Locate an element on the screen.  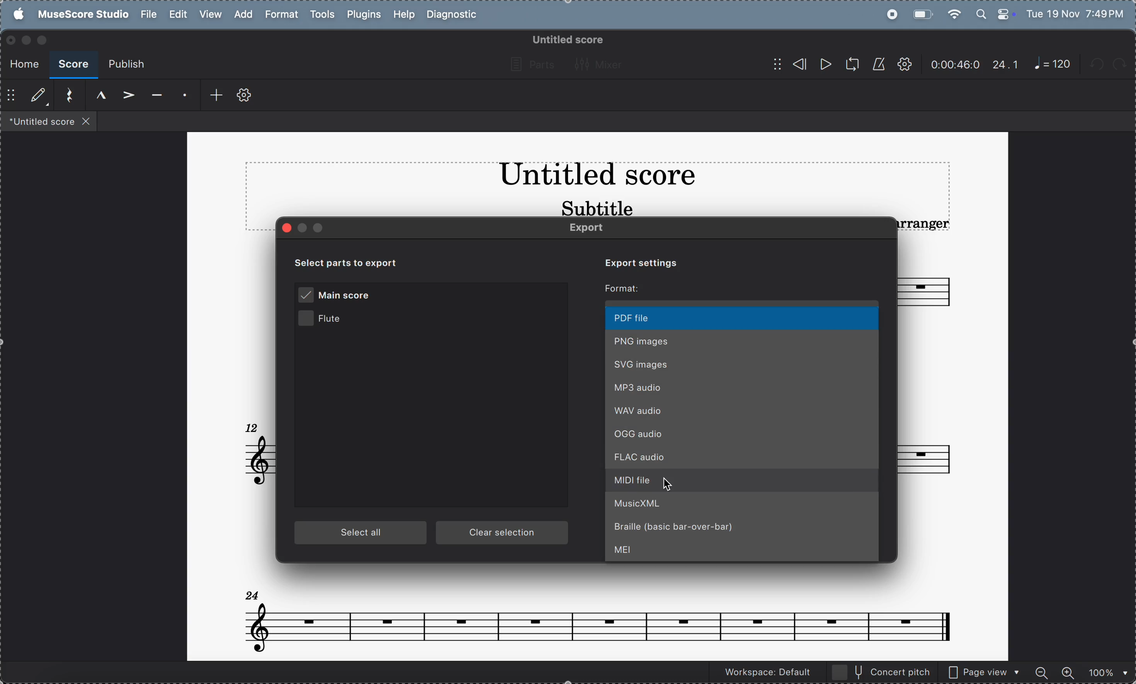
musescore studio is located at coordinates (81, 15).